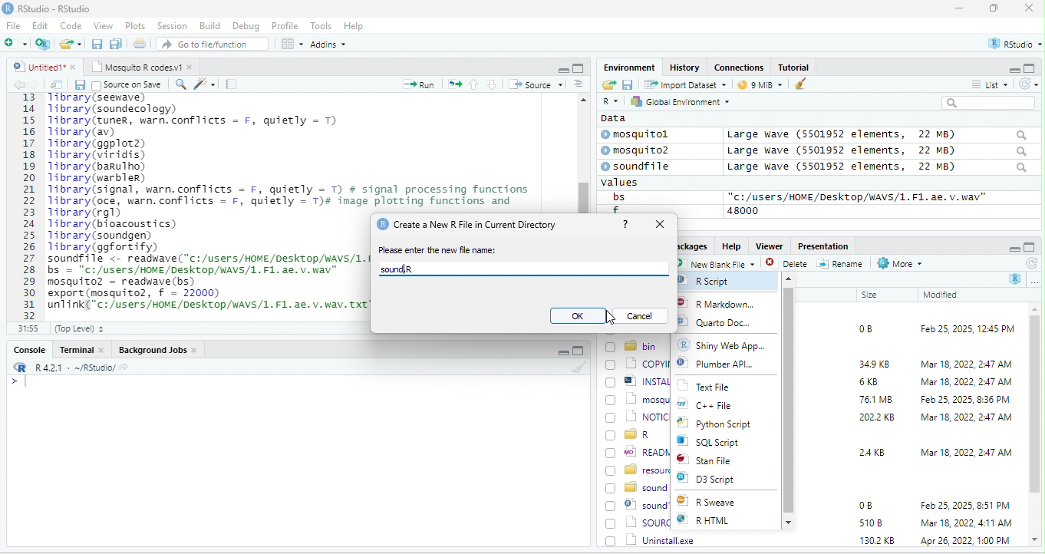  Describe the element at coordinates (15, 384) in the screenshot. I see `syntax` at that location.